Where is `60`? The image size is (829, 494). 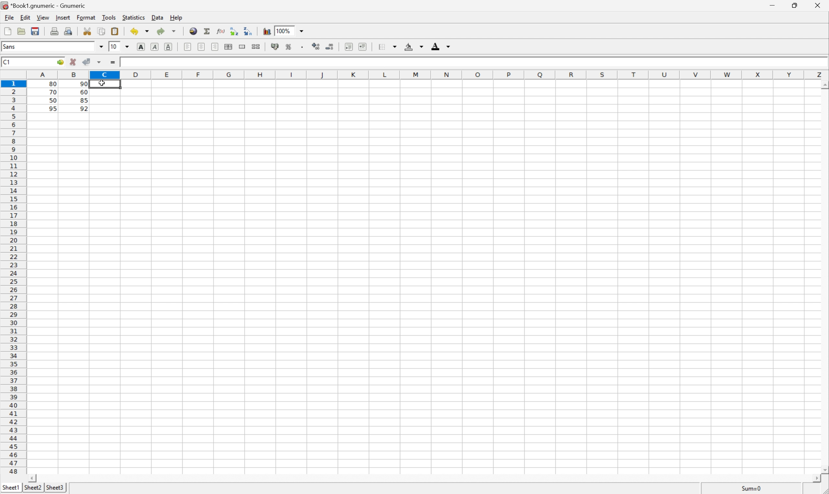
60 is located at coordinates (84, 92).